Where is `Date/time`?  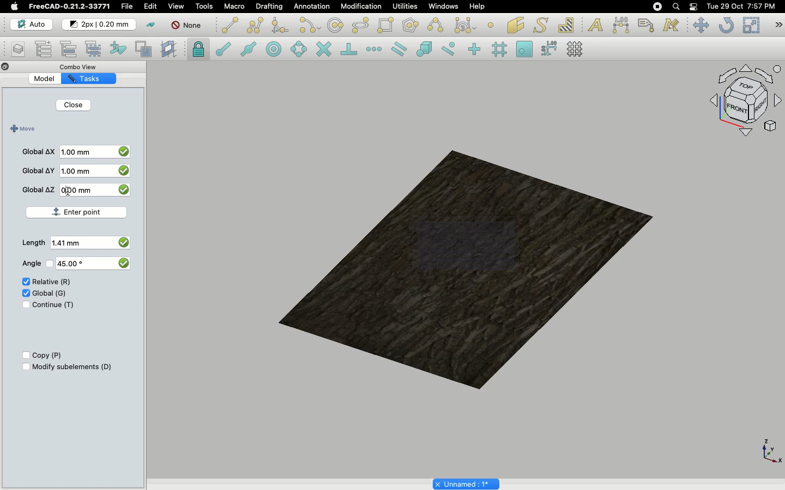
Date/time is located at coordinates (741, 5).